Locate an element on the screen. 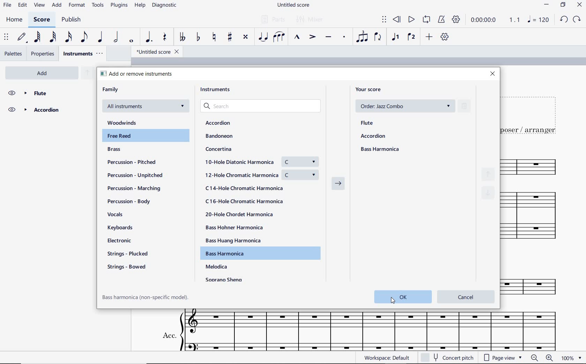 The width and height of the screenshot is (586, 364). workspace: default is located at coordinates (386, 357).